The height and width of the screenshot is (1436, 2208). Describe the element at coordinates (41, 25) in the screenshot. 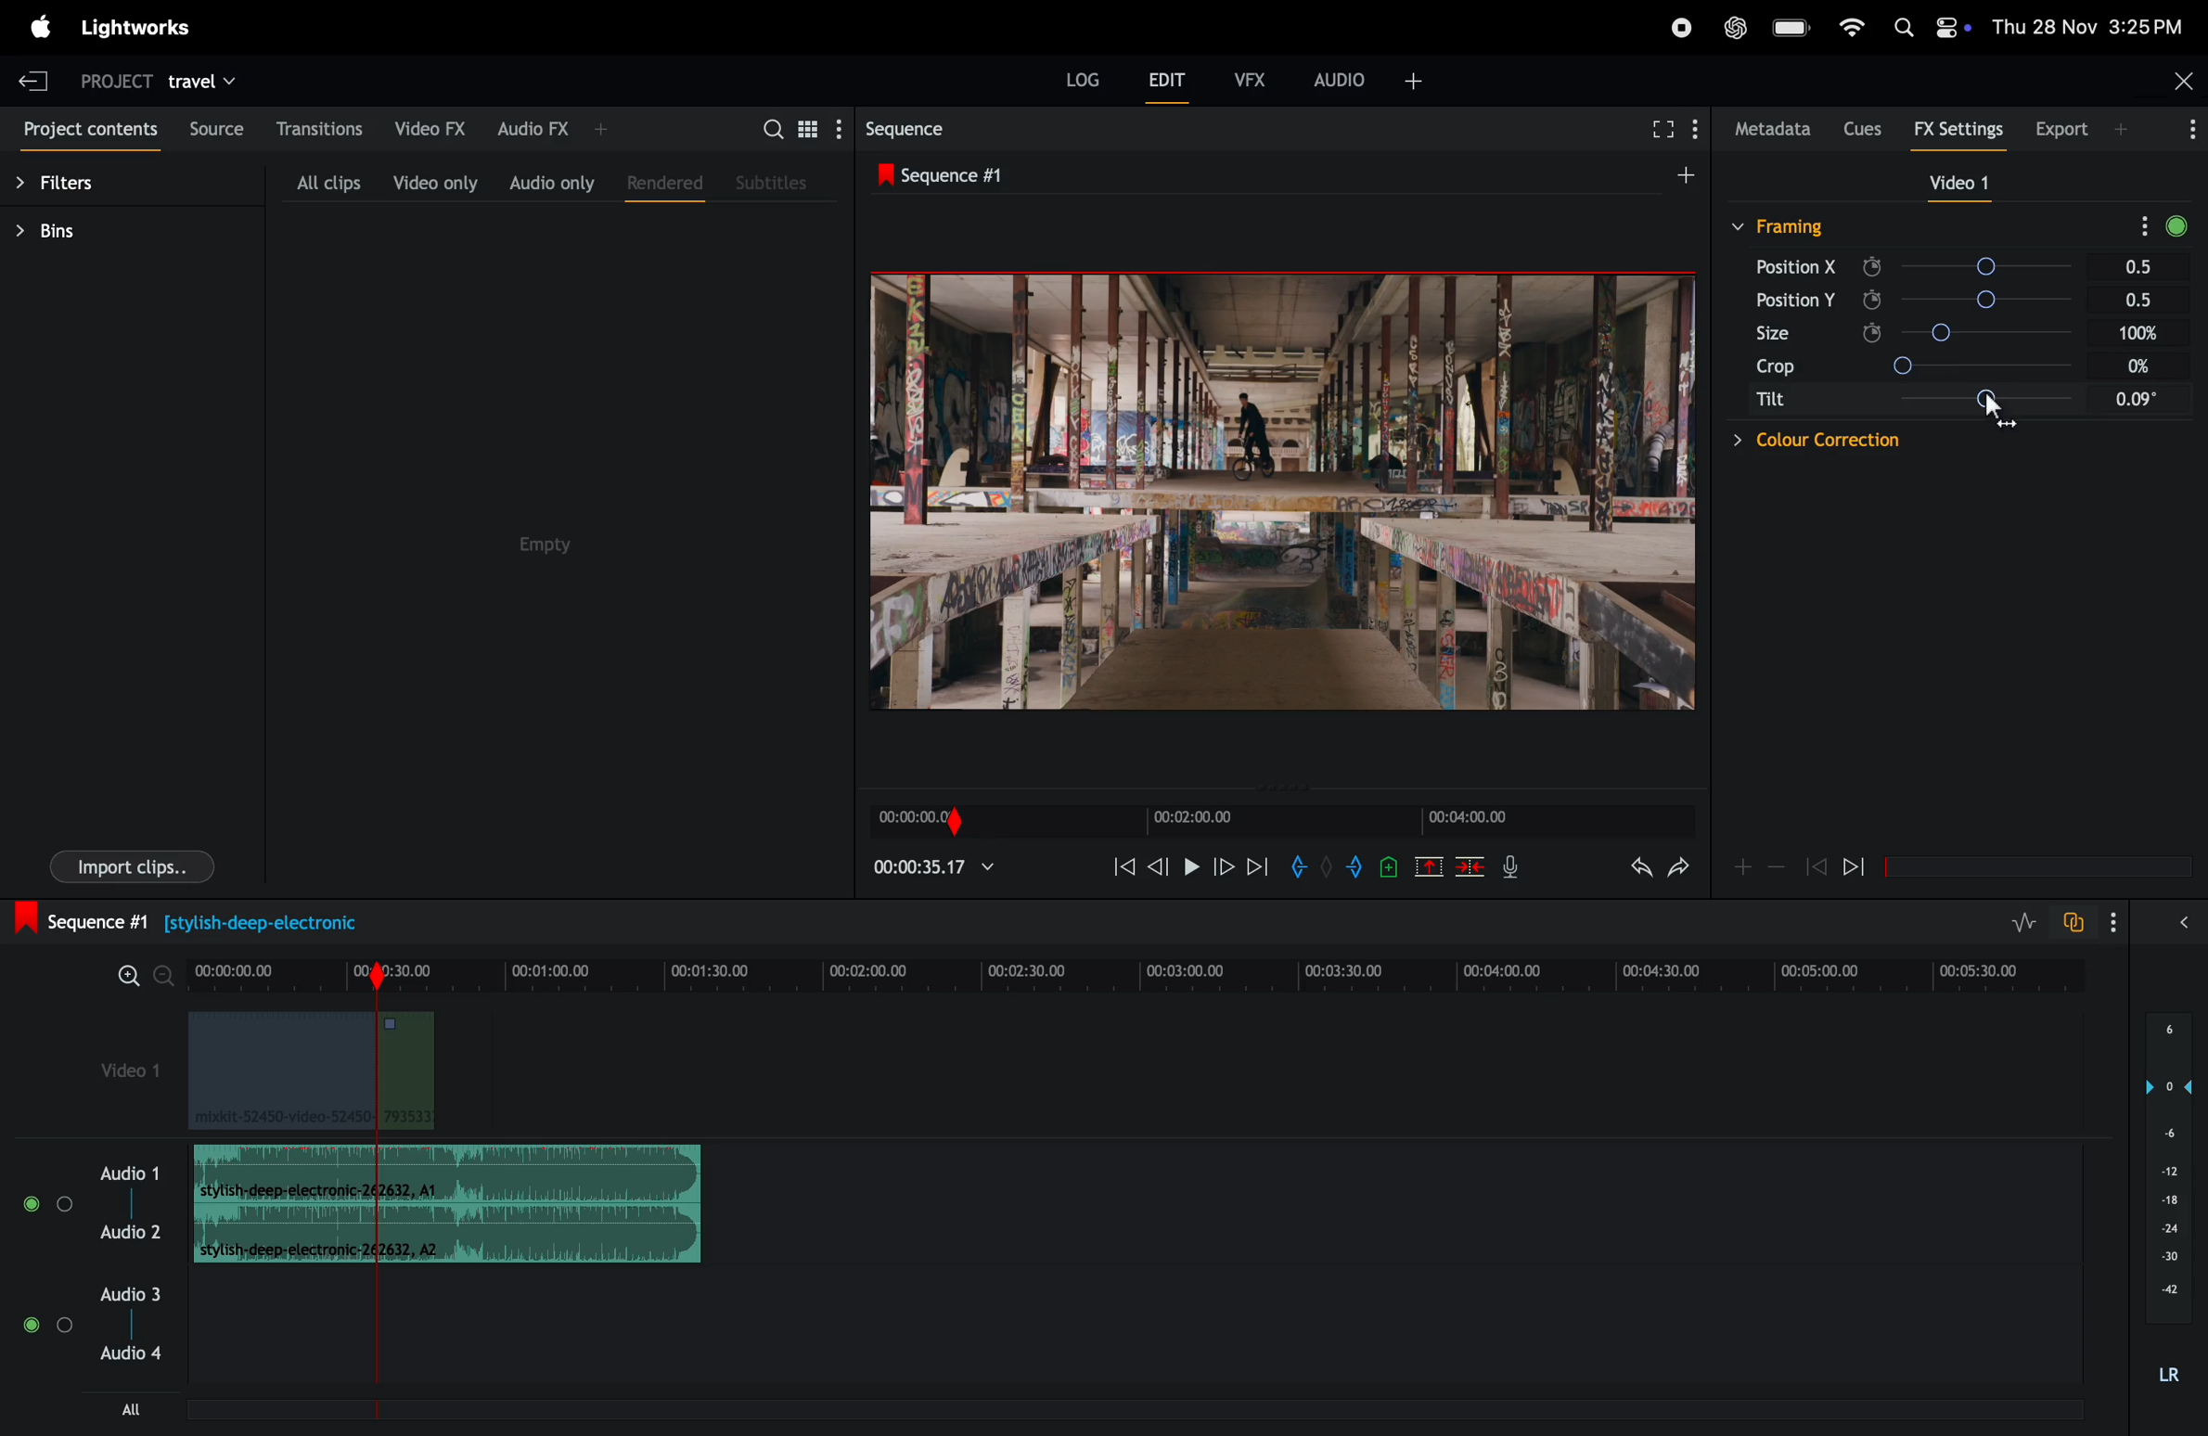

I see `light works` at that location.